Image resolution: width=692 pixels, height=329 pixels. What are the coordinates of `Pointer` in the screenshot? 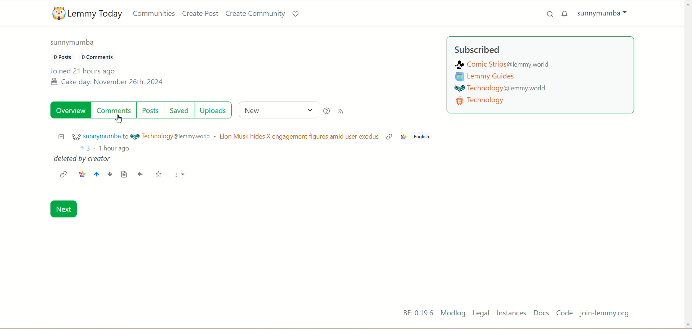 It's located at (119, 120).